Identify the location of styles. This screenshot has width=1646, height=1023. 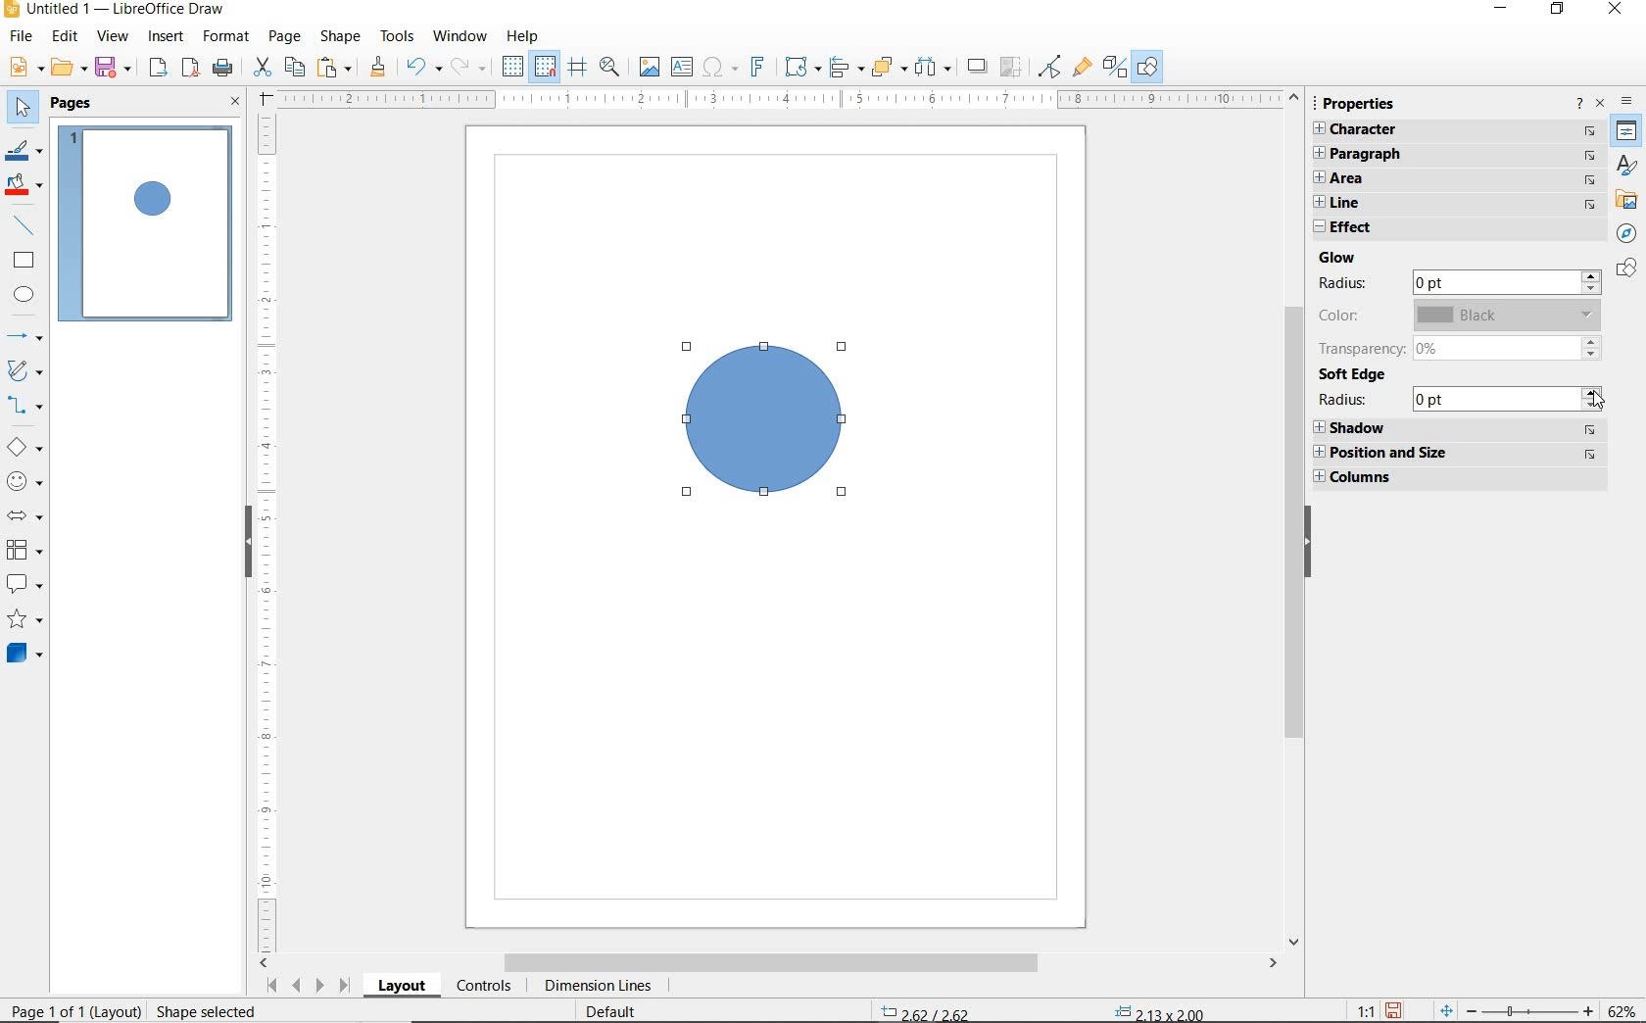
(1627, 169).